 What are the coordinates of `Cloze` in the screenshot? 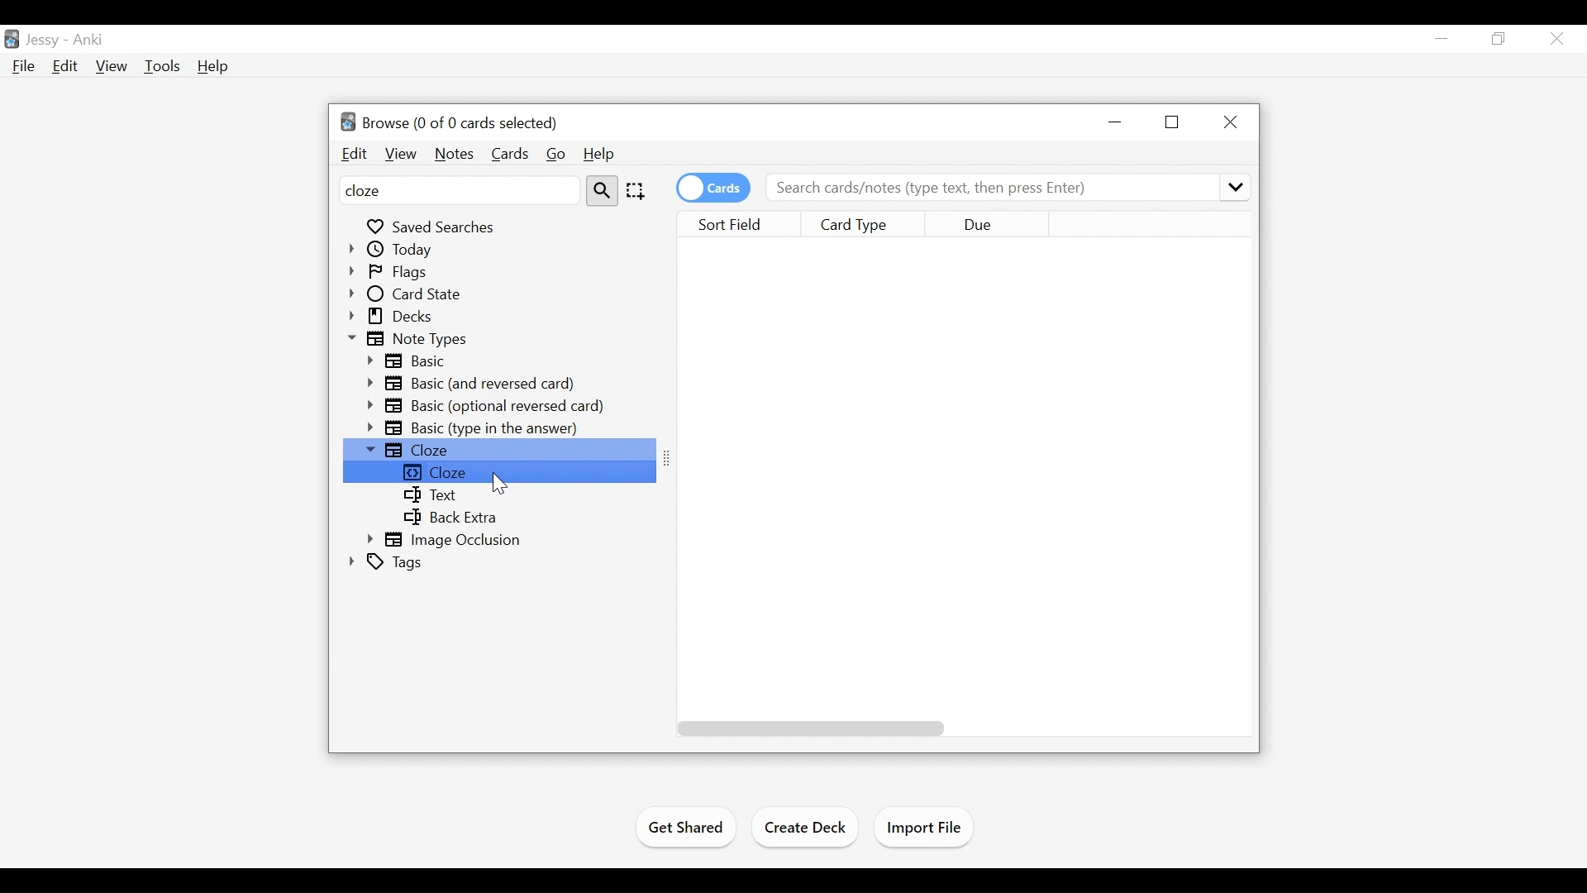 It's located at (498, 472).